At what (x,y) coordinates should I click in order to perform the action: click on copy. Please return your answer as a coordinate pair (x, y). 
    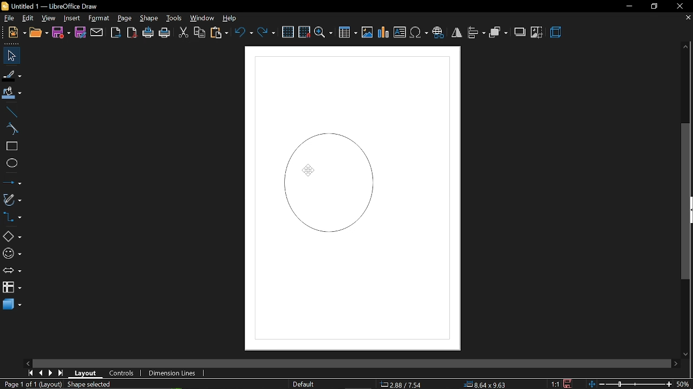
    Looking at the image, I should click on (200, 32).